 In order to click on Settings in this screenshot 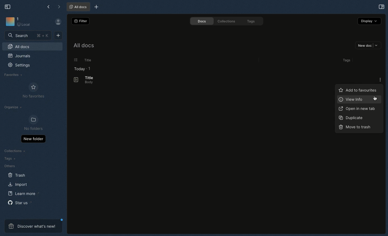, I will do `click(22, 67)`.